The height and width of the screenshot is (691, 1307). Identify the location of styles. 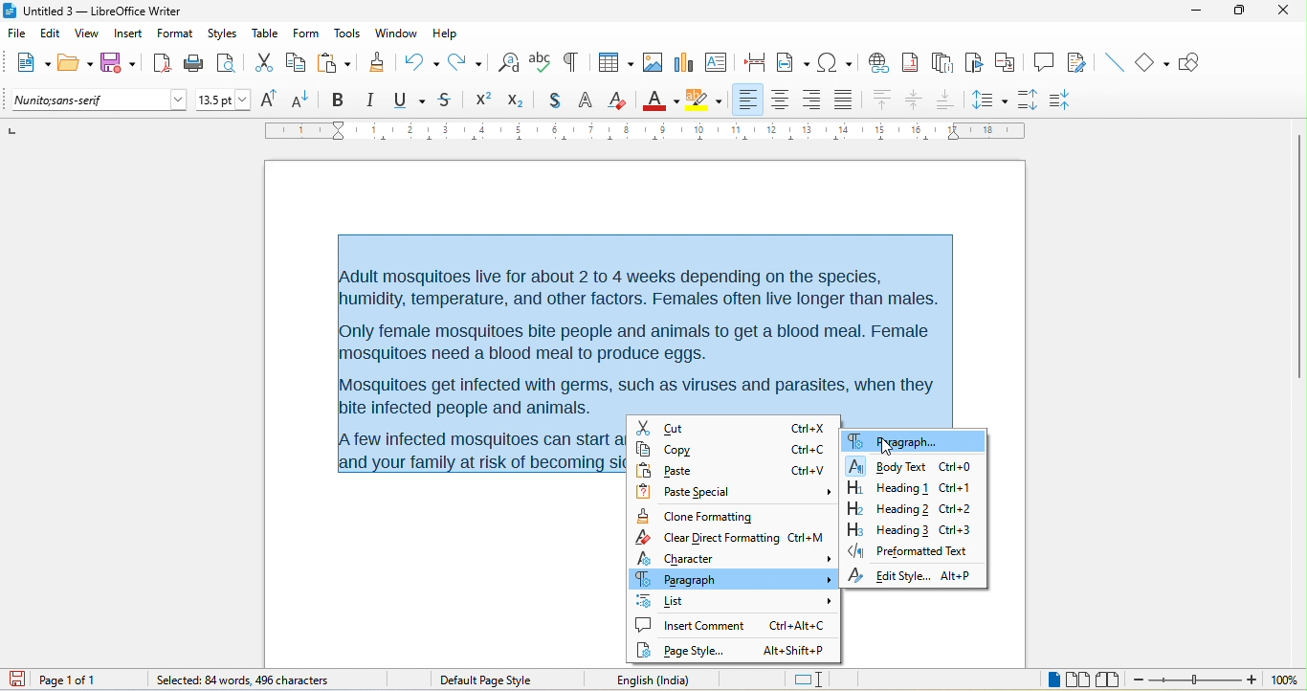
(224, 34).